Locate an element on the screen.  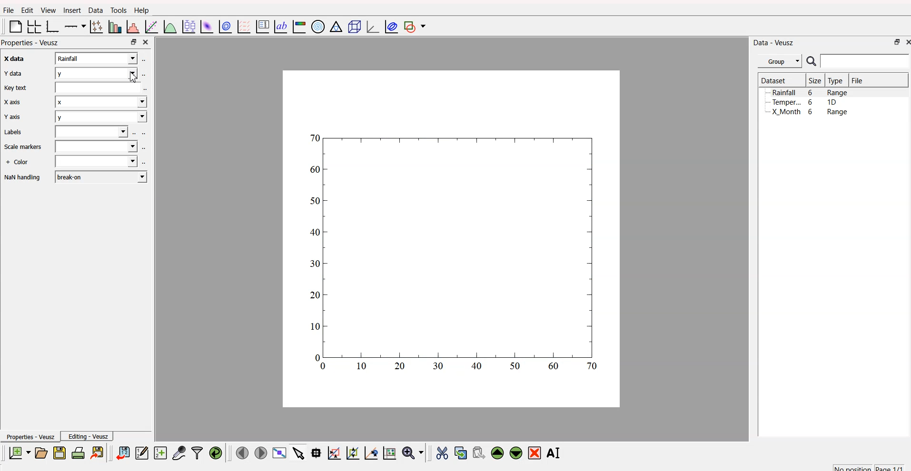
Insert is located at coordinates (71, 10).